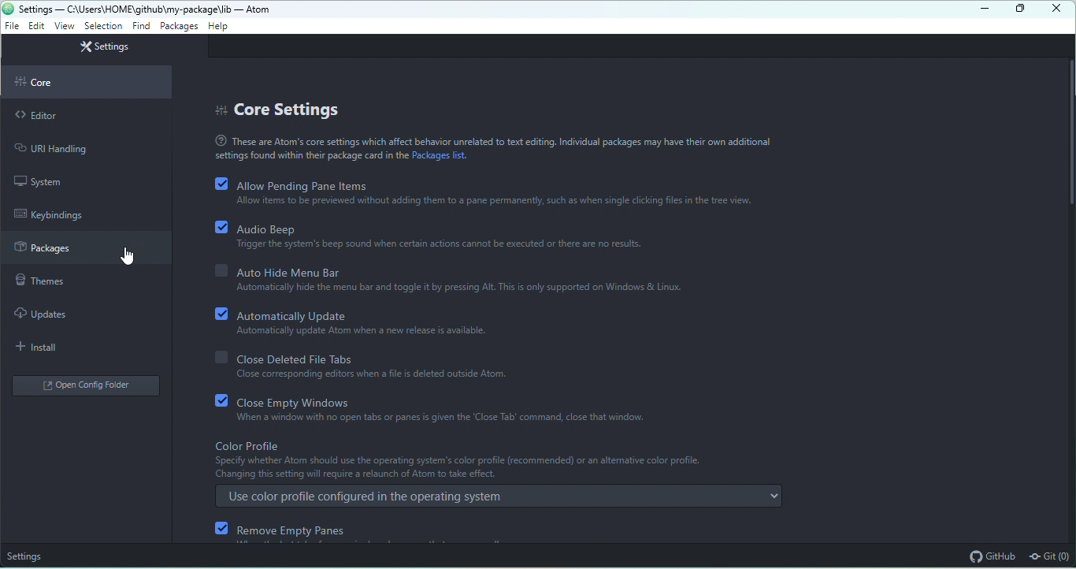 Image resolution: width=1076 pixels, height=569 pixels. I want to click on atom icon, so click(8, 8).